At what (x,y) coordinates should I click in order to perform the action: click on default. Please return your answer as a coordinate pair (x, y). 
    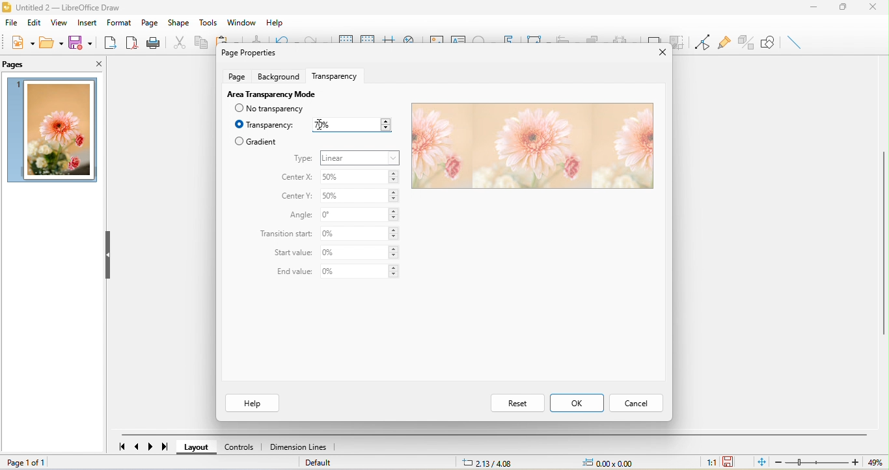
    Looking at the image, I should click on (320, 463).